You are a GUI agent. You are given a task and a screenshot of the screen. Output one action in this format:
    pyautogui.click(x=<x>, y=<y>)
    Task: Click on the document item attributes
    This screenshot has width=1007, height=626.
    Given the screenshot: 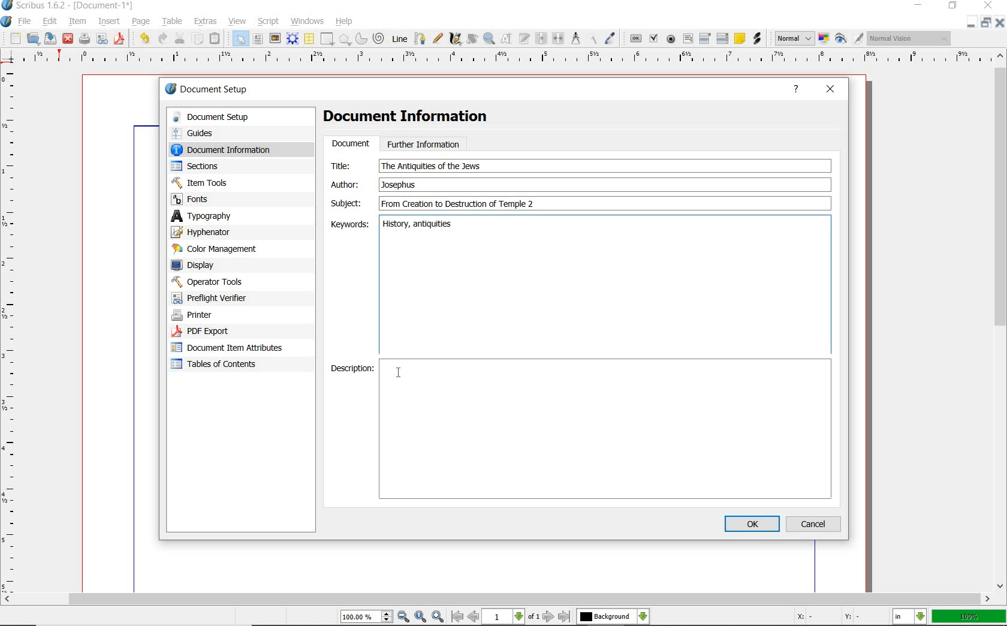 What is the action you would take?
    pyautogui.click(x=231, y=349)
    